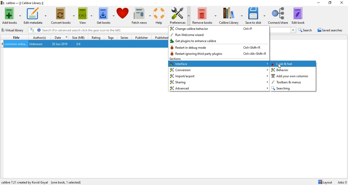 Image resolution: width=348 pixels, height=185 pixels. I want to click on Series, so click(124, 37).